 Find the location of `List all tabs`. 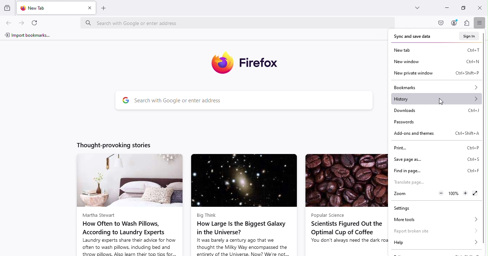

List all tabs is located at coordinates (418, 9).